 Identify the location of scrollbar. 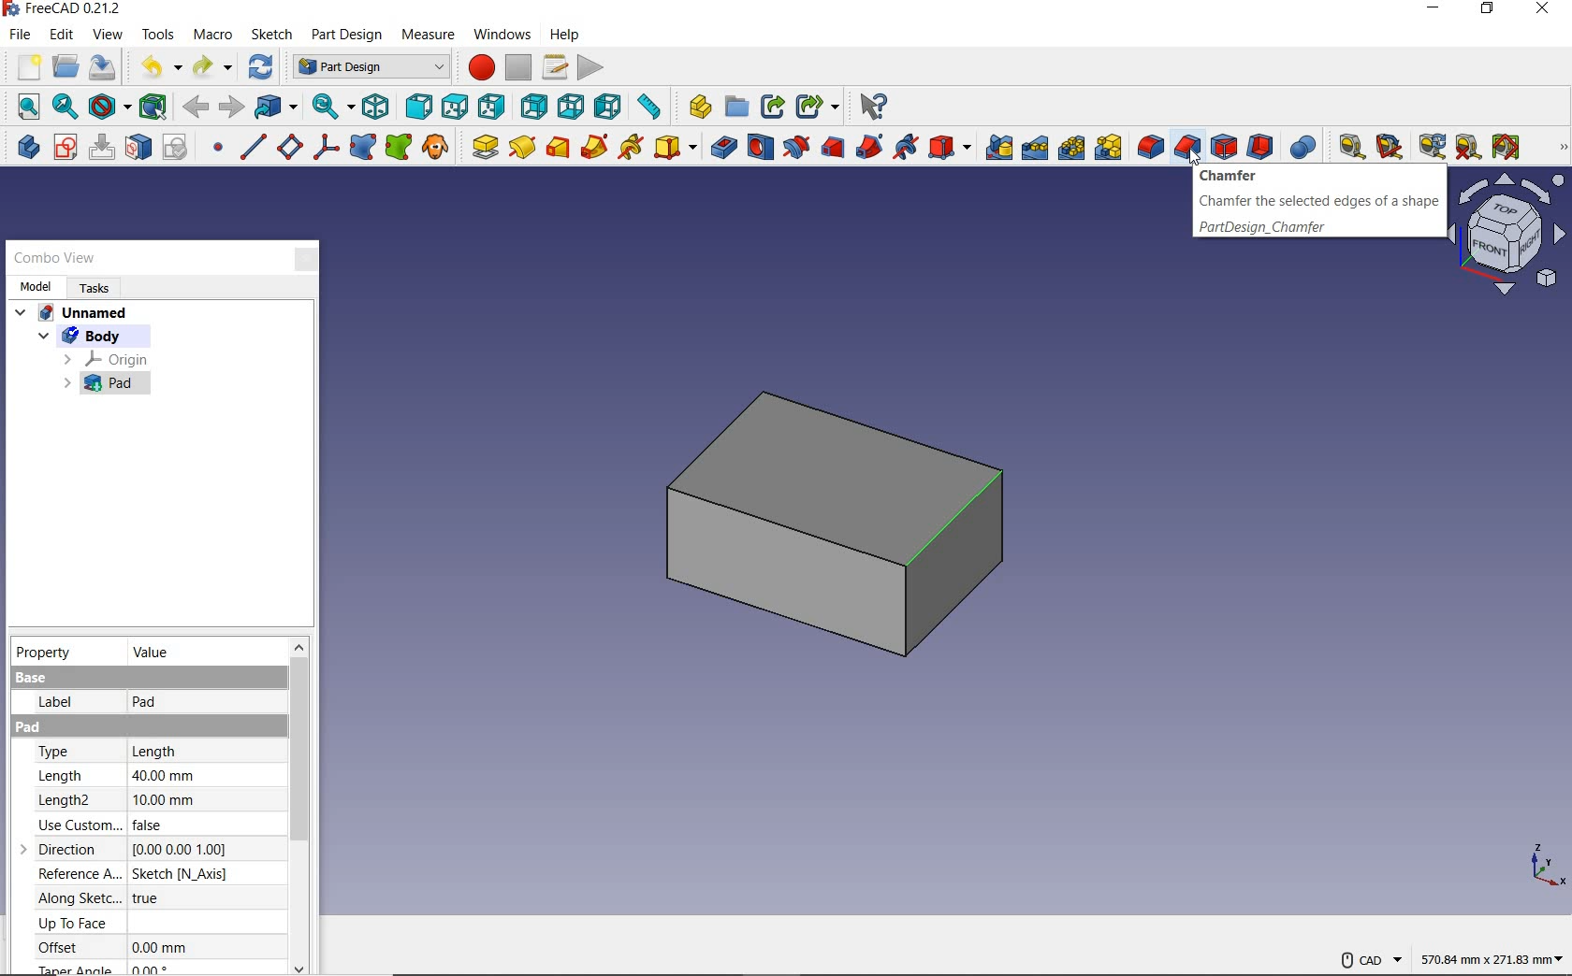
(299, 807).